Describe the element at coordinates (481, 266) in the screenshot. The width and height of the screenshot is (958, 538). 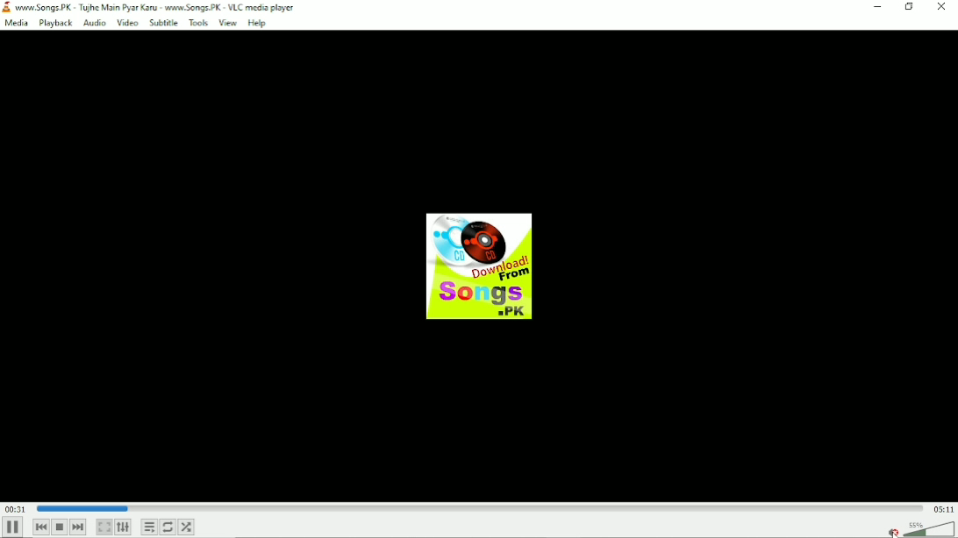
I see `Audio track image` at that location.